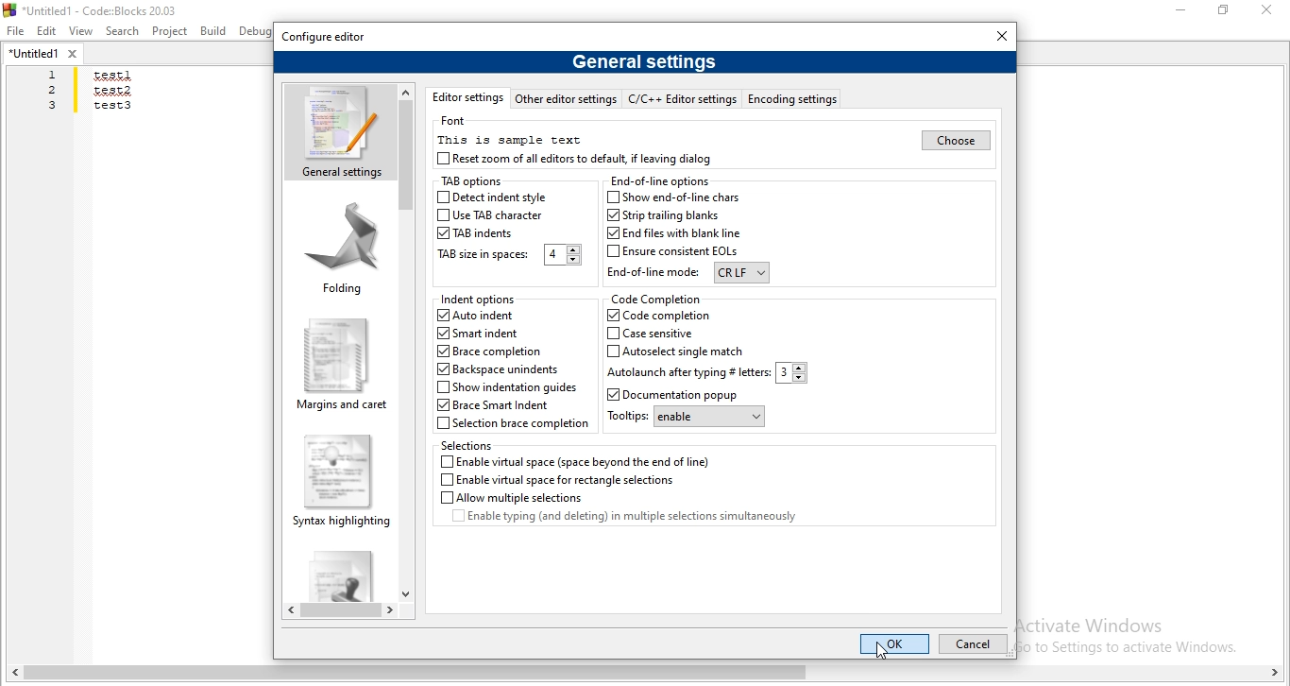 This screenshot has height=686, width=1290. What do you see at coordinates (640, 519) in the screenshot?
I see `Enable typing (and deleting) in multiple selections simultaneously` at bounding box center [640, 519].